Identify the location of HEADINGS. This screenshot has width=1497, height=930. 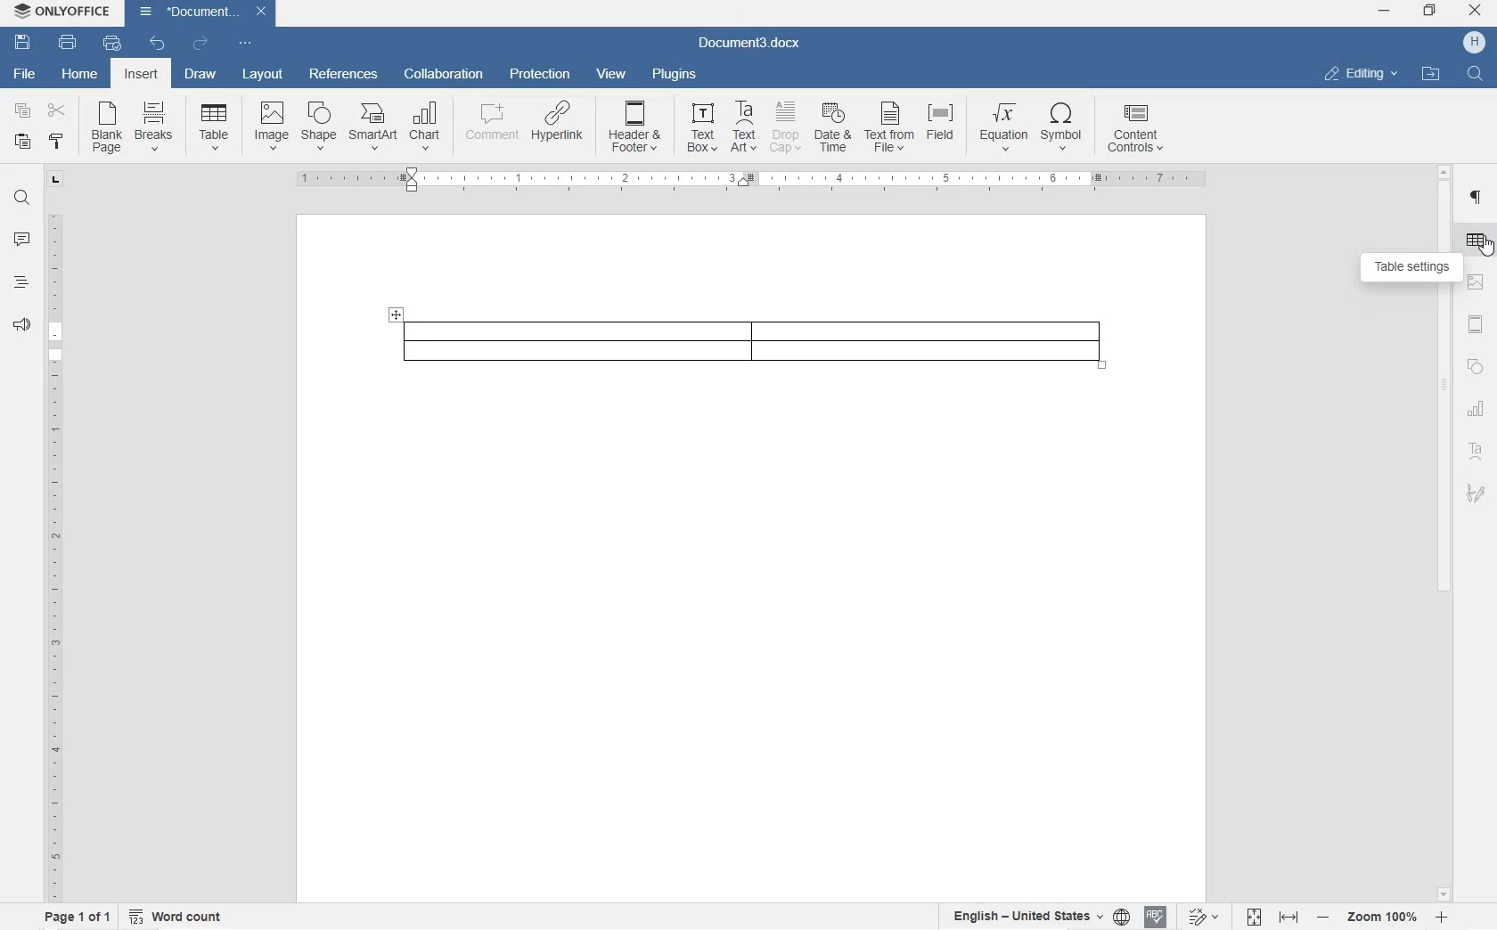
(19, 286).